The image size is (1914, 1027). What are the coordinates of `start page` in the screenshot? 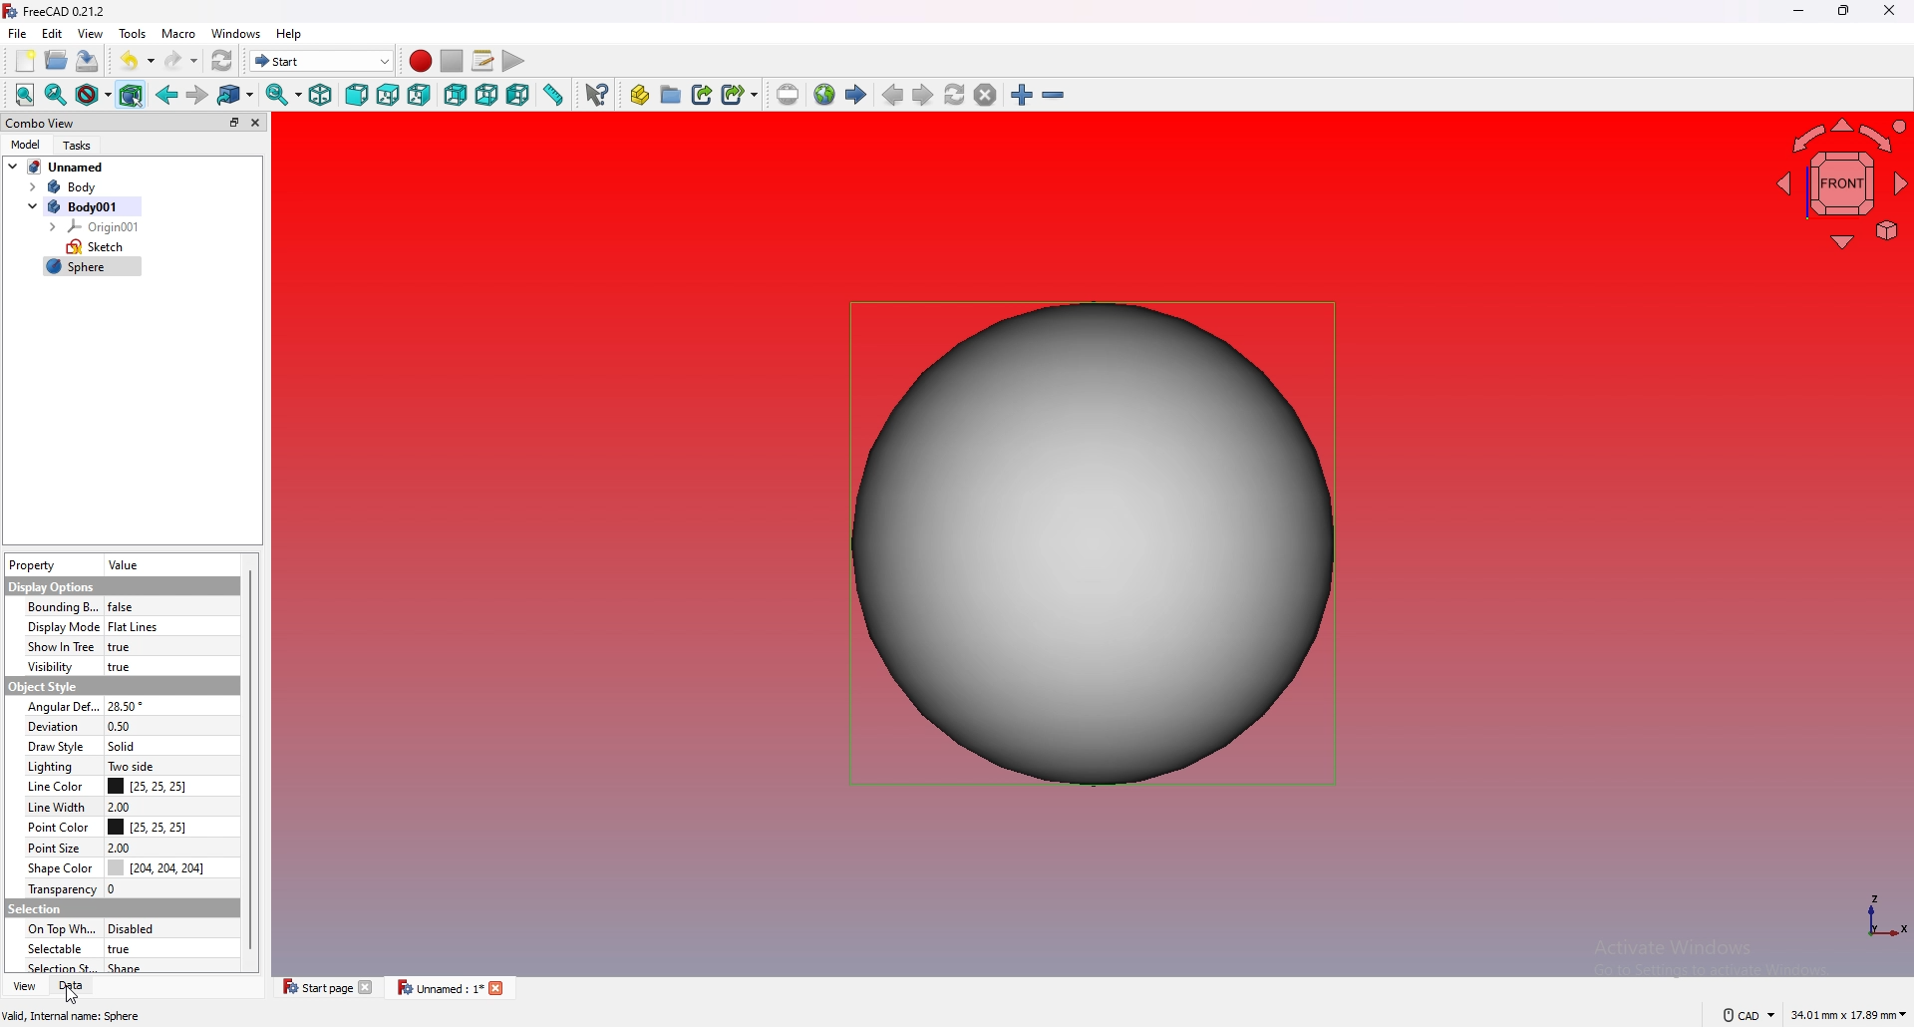 It's located at (855, 95).